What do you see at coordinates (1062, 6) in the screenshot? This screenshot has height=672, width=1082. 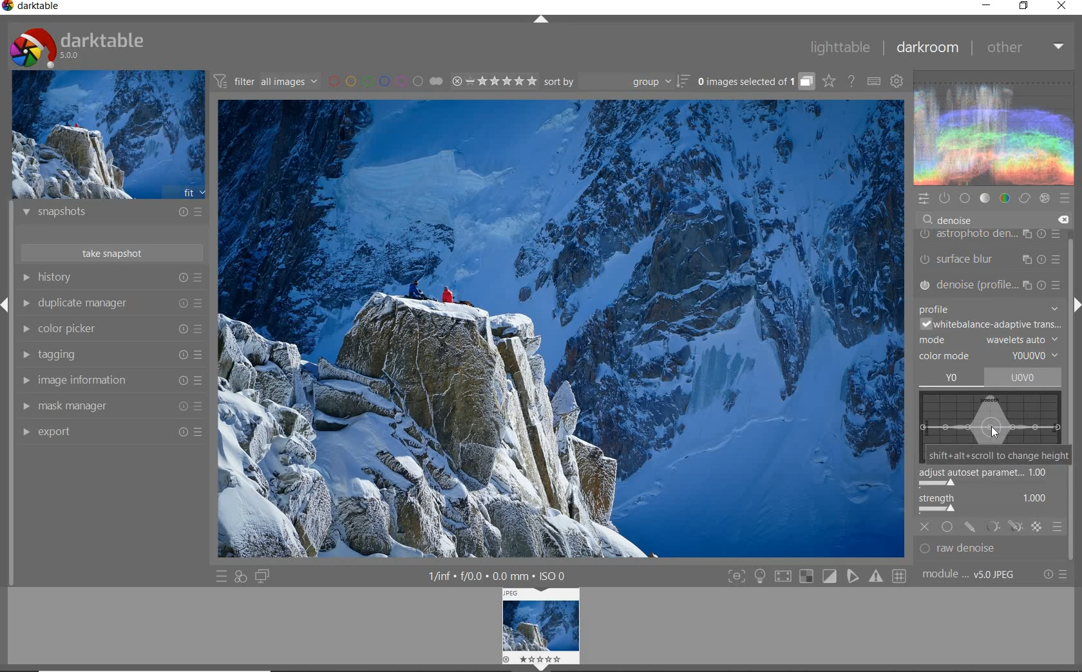 I see `close` at bounding box center [1062, 6].